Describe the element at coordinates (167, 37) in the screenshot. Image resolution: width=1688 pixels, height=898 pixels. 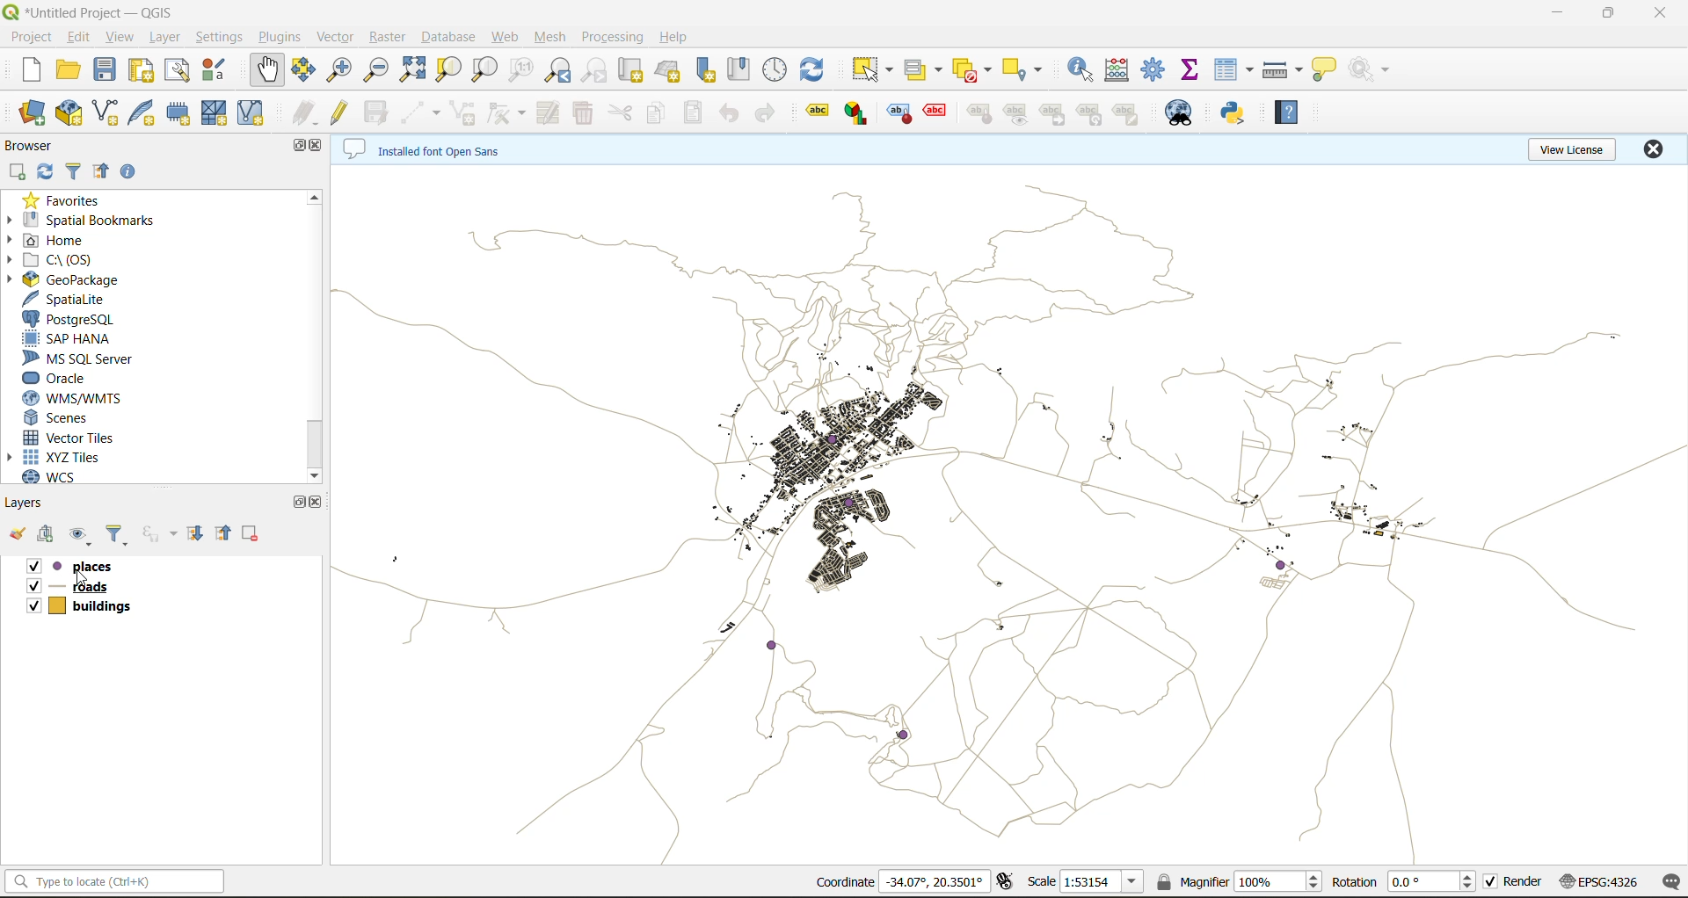
I see `layer` at that location.